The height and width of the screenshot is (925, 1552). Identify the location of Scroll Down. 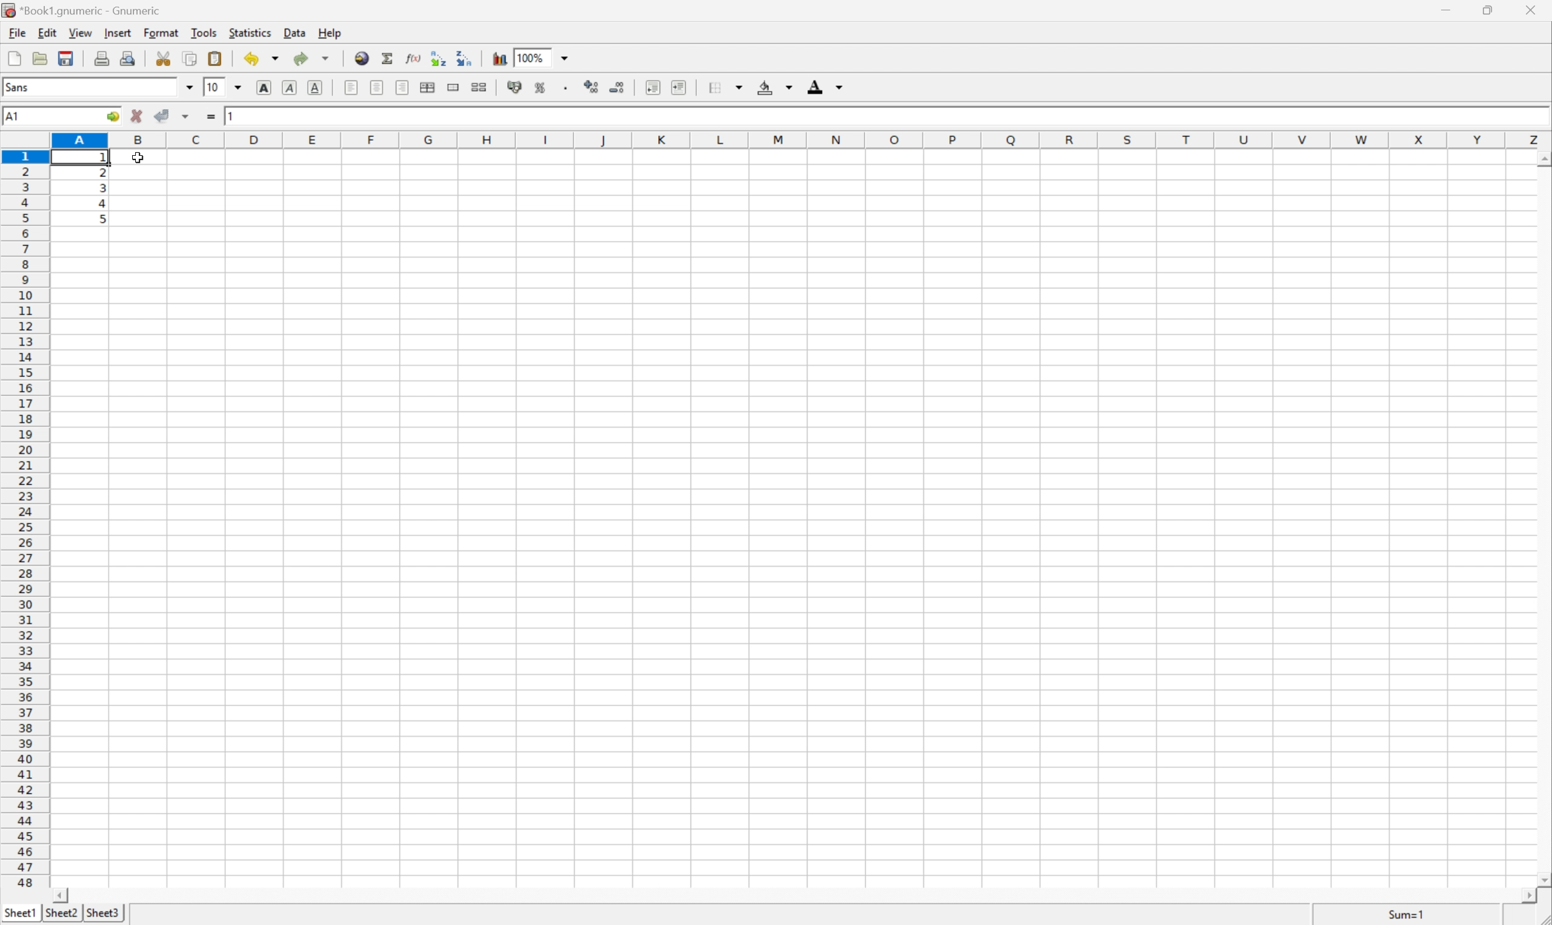
(1541, 877).